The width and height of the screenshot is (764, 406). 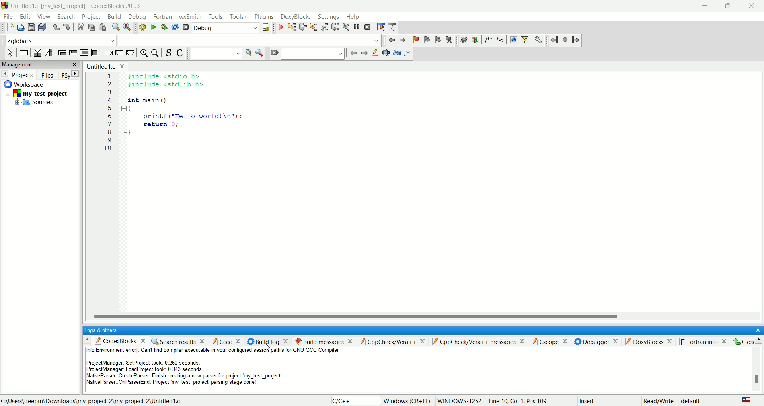 What do you see at coordinates (187, 110) in the screenshot?
I see `code` at bounding box center [187, 110].